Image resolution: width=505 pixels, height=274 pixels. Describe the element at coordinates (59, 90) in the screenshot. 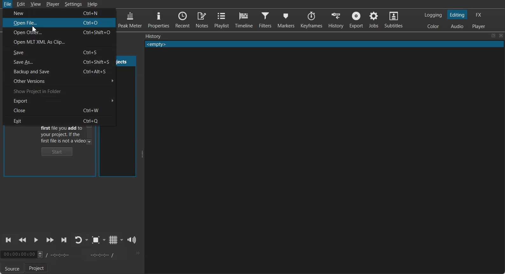

I see `Show Project in Folder` at that location.